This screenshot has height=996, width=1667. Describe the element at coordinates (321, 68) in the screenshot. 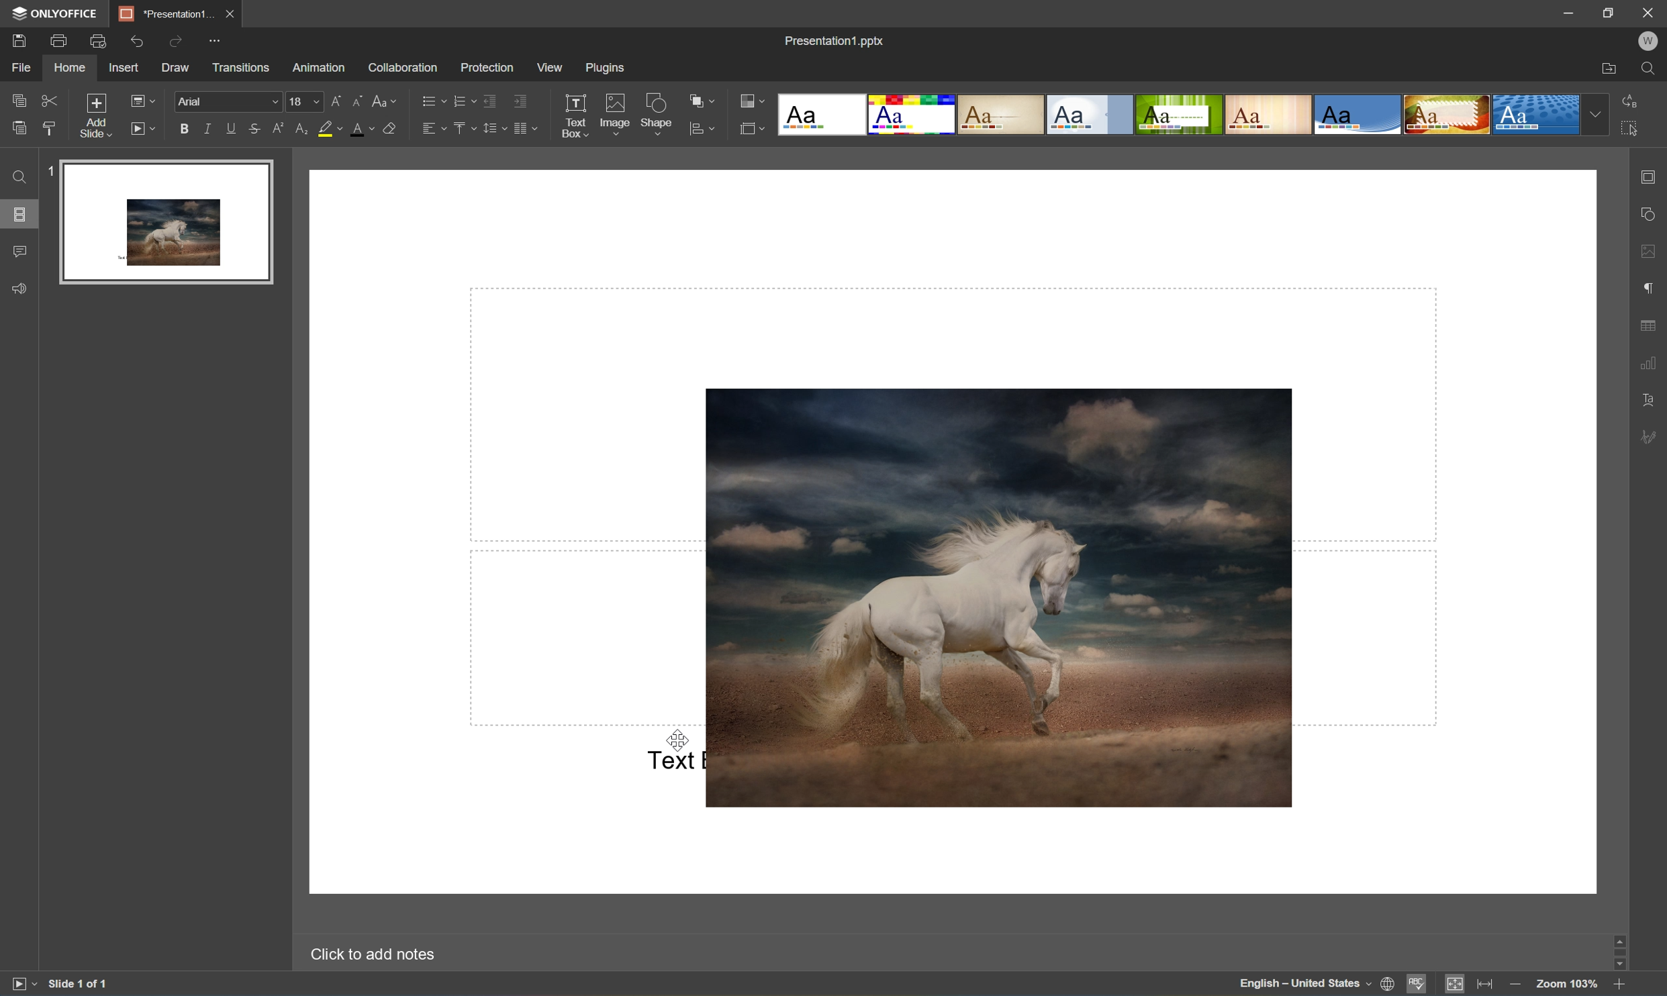

I see `Animation` at that location.